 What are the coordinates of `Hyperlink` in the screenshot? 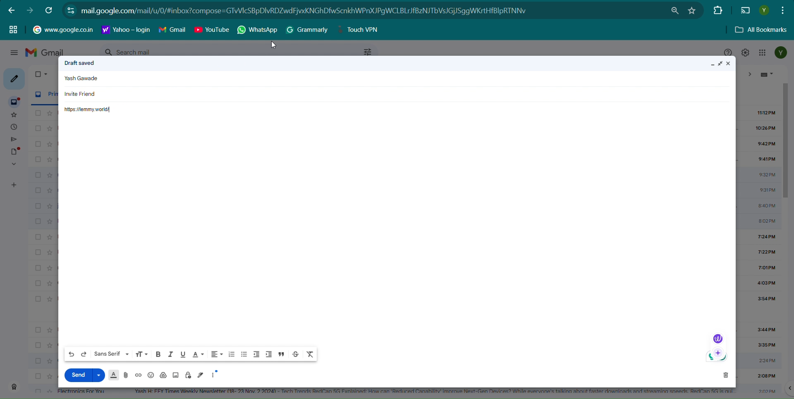 It's located at (63, 29).